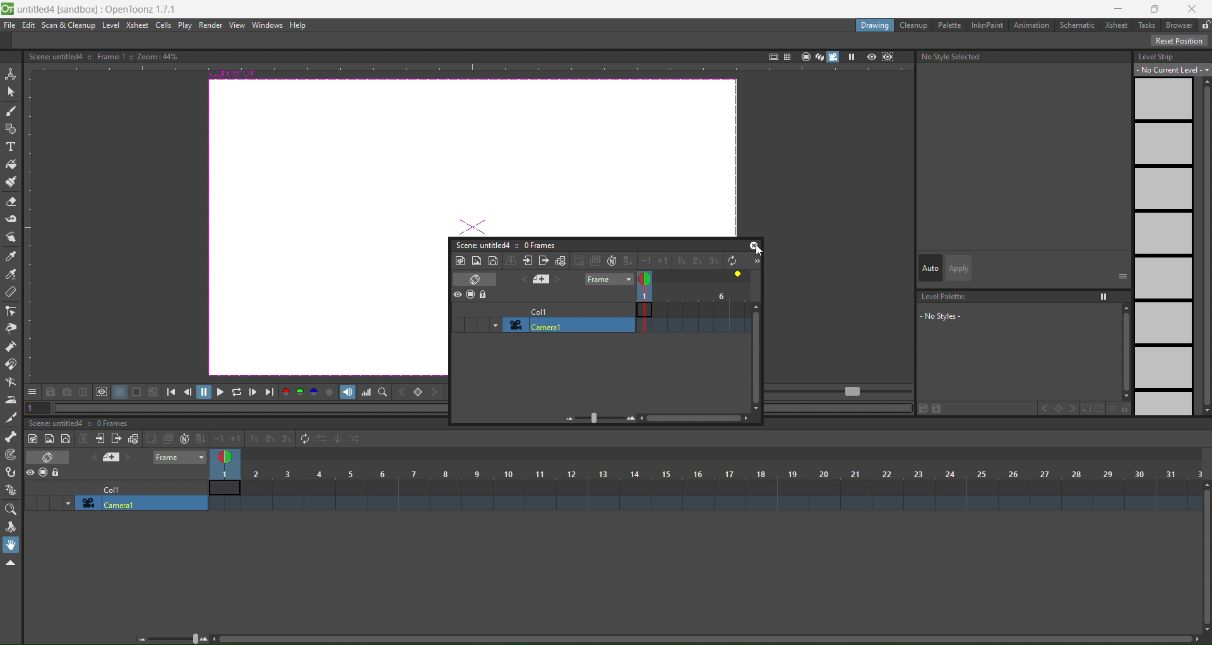  Describe the element at coordinates (12, 183) in the screenshot. I see `paint brush tool` at that location.